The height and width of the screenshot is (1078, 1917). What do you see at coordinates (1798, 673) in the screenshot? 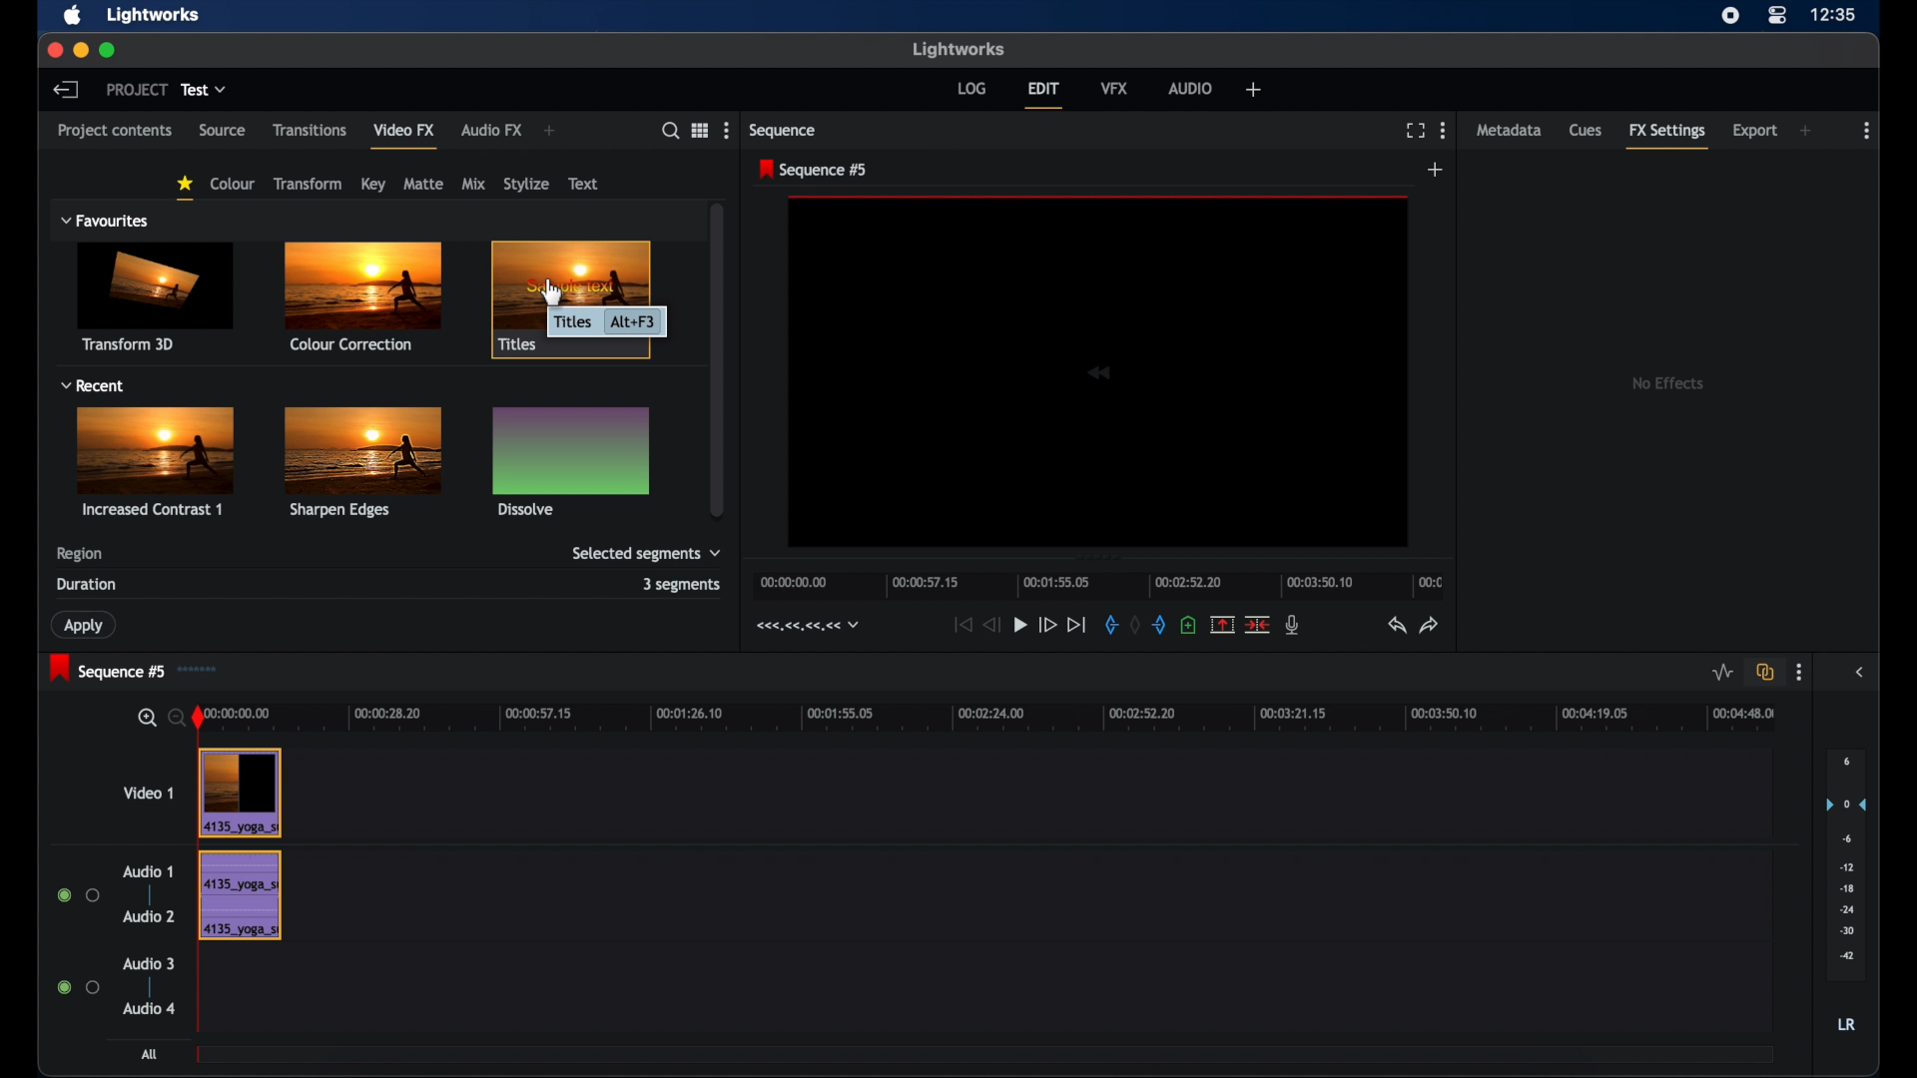
I see `more options` at bounding box center [1798, 673].